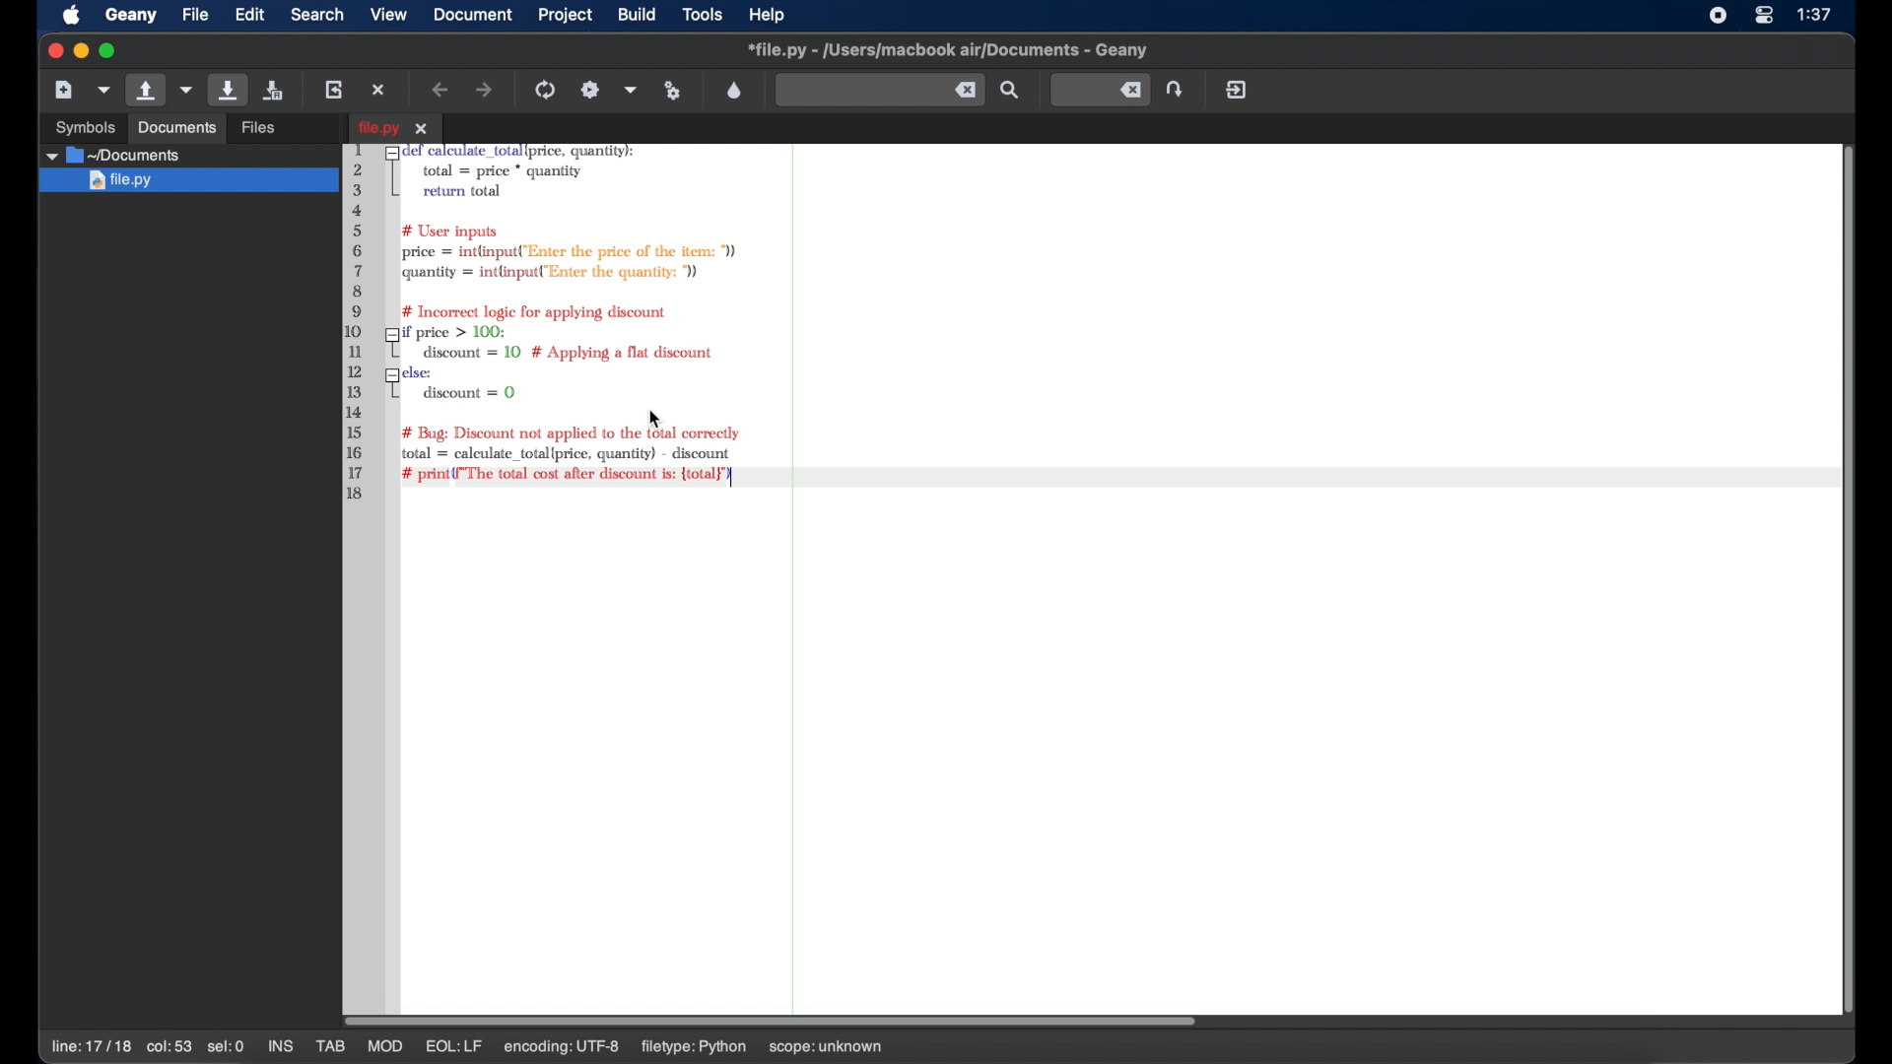  Describe the element at coordinates (116, 156) in the screenshot. I see `documents` at that location.